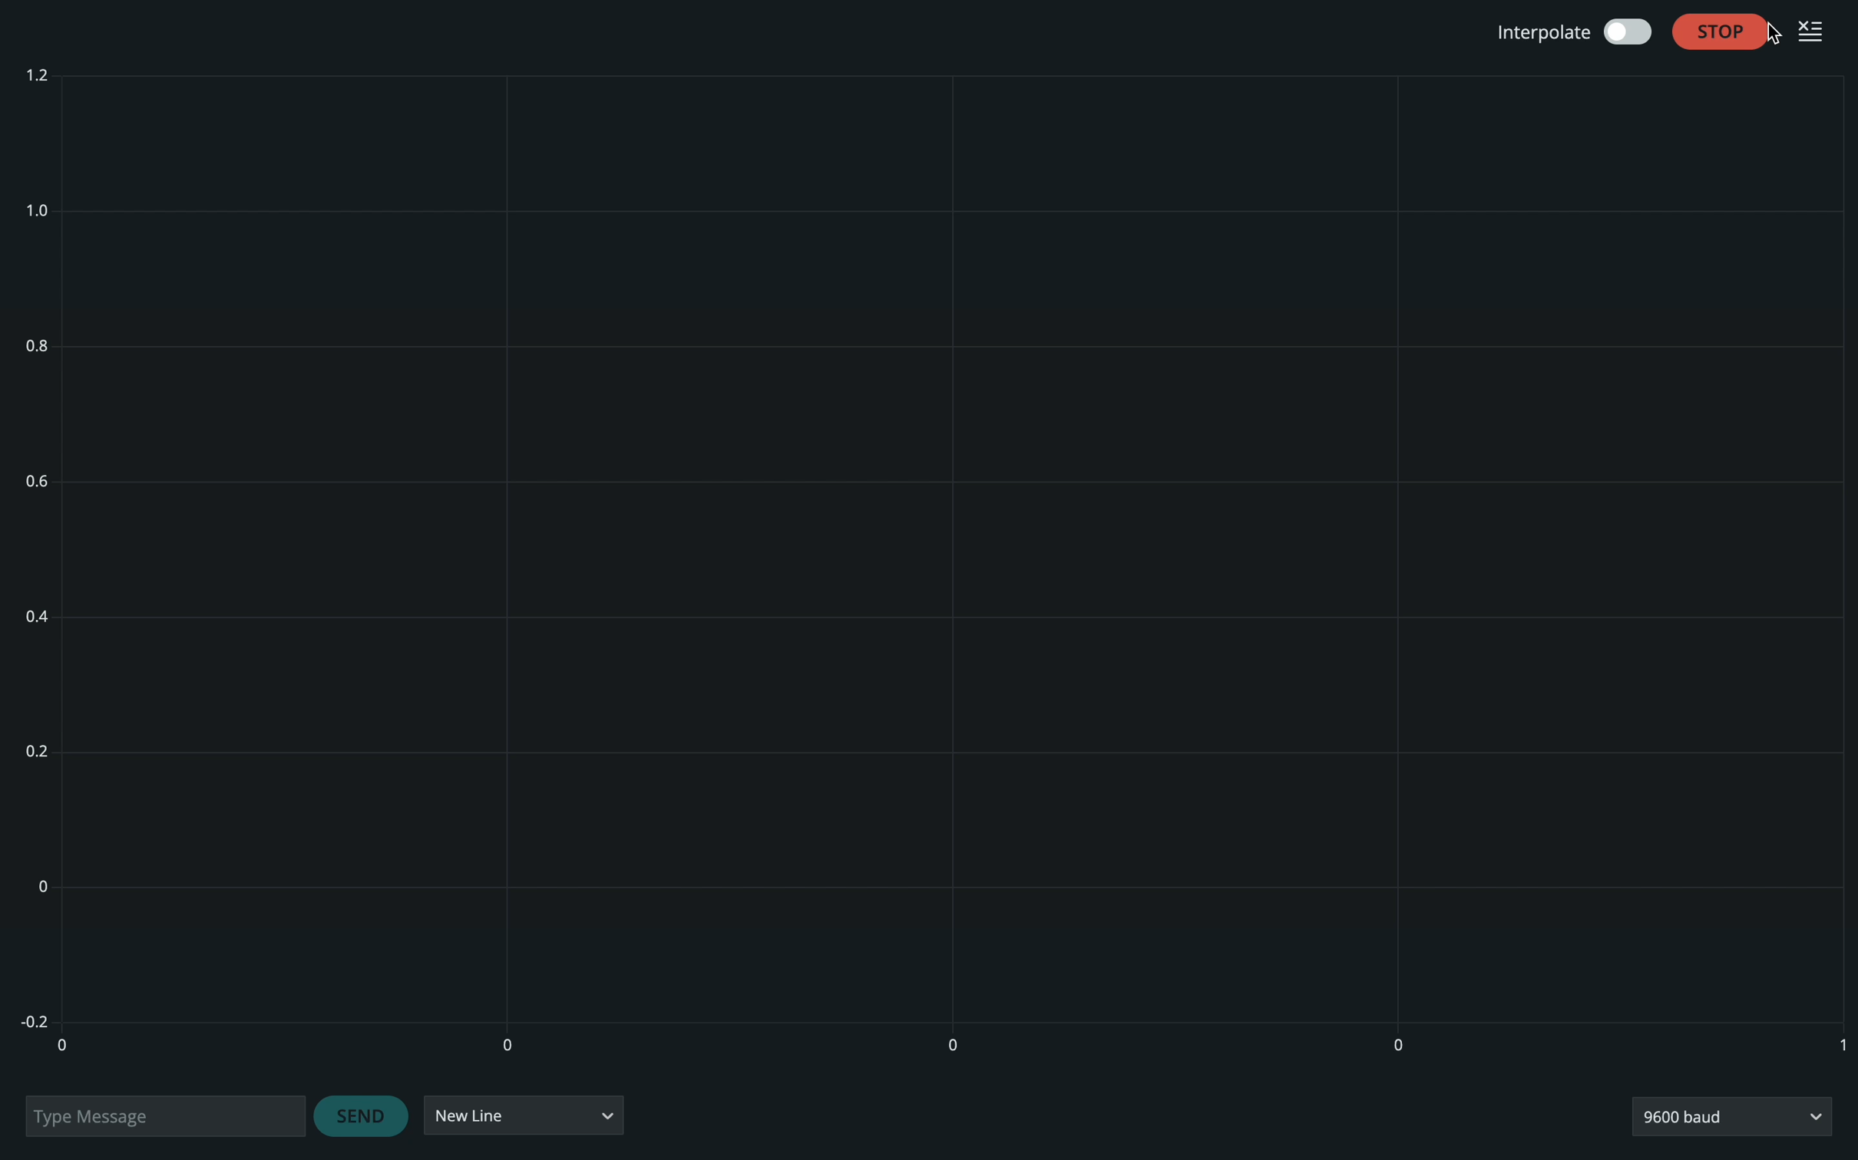  What do you see at coordinates (1731, 1116) in the screenshot?
I see `9600 baud` at bounding box center [1731, 1116].